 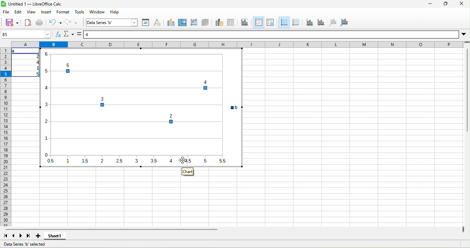 I want to click on export directly as pdf, so click(x=28, y=23).